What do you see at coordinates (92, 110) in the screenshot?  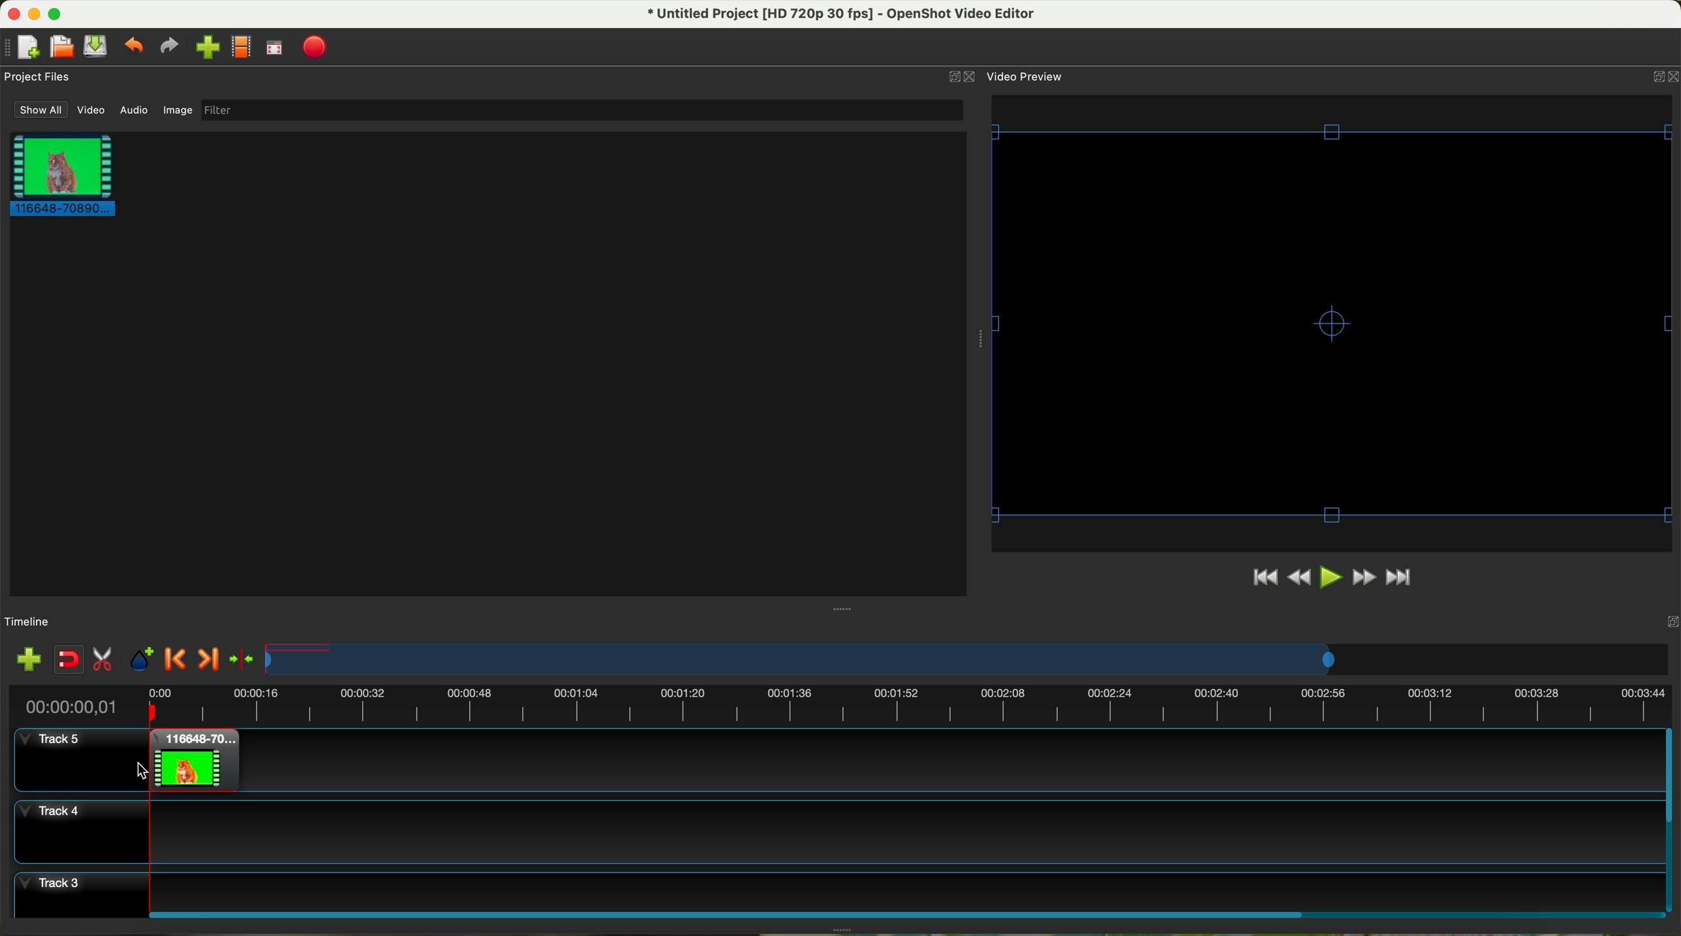 I see `video` at bounding box center [92, 110].